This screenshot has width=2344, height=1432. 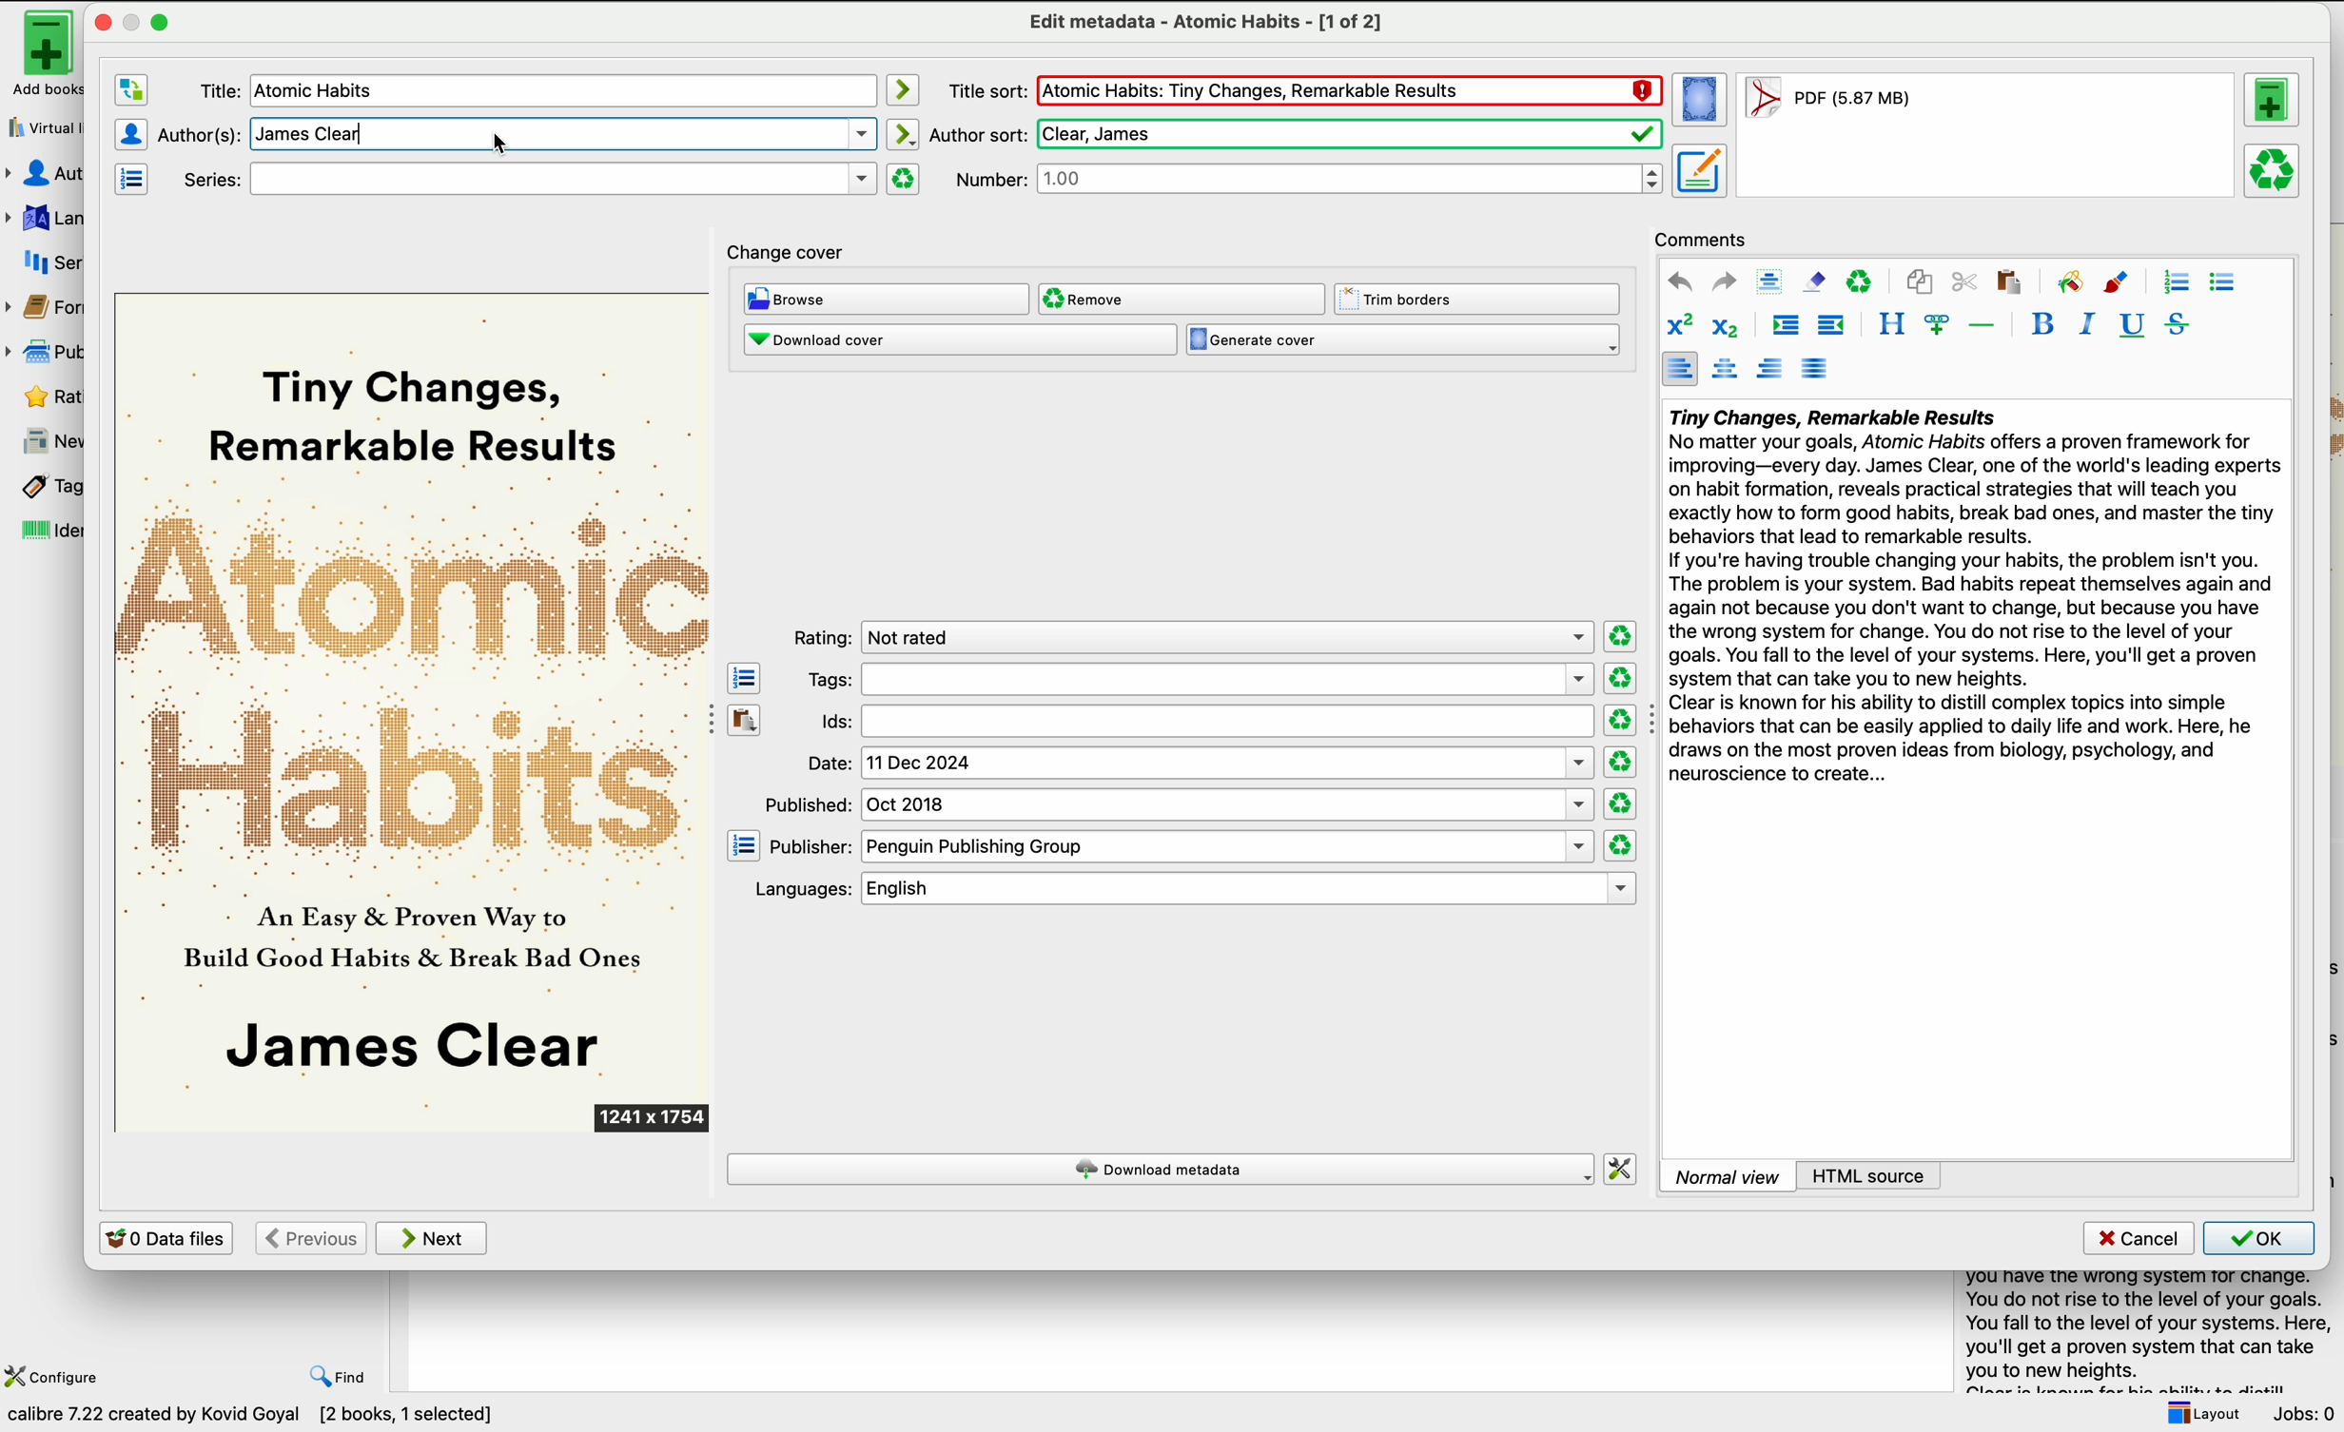 What do you see at coordinates (1817, 368) in the screenshot?
I see `align justified` at bounding box center [1817, 368].